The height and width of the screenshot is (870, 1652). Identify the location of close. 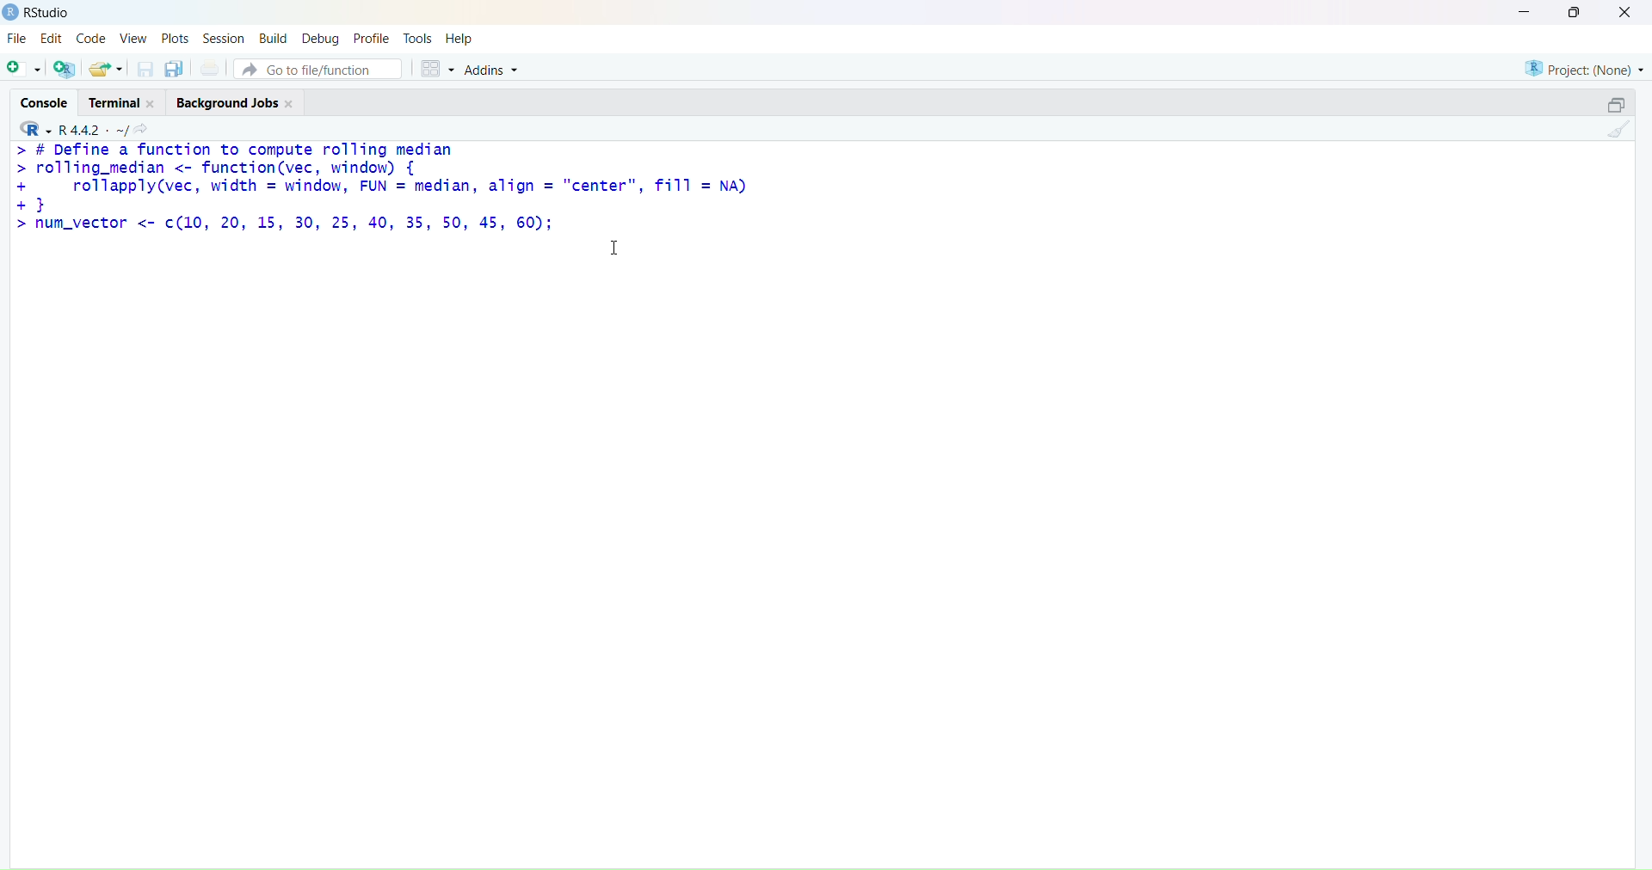
(150, 104).